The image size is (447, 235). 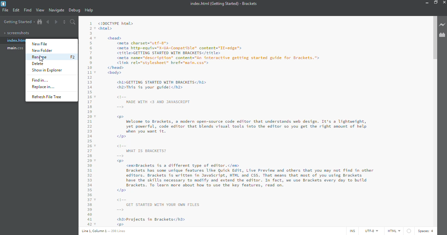 I want to click on find in, so click(x=42, y=80).